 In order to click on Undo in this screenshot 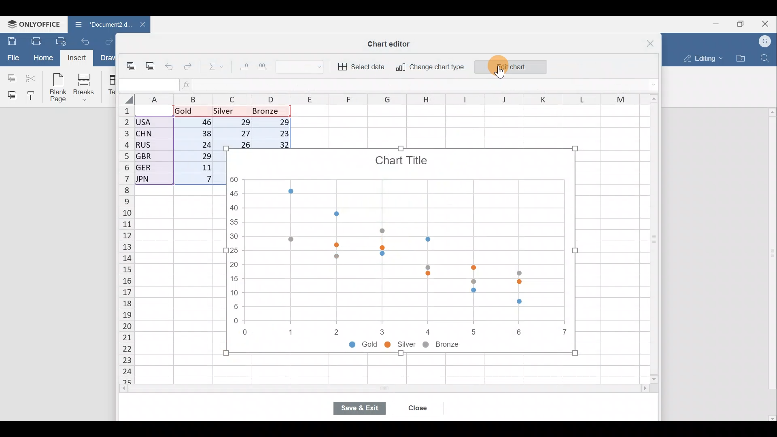, I will do `click(87, 40)`.